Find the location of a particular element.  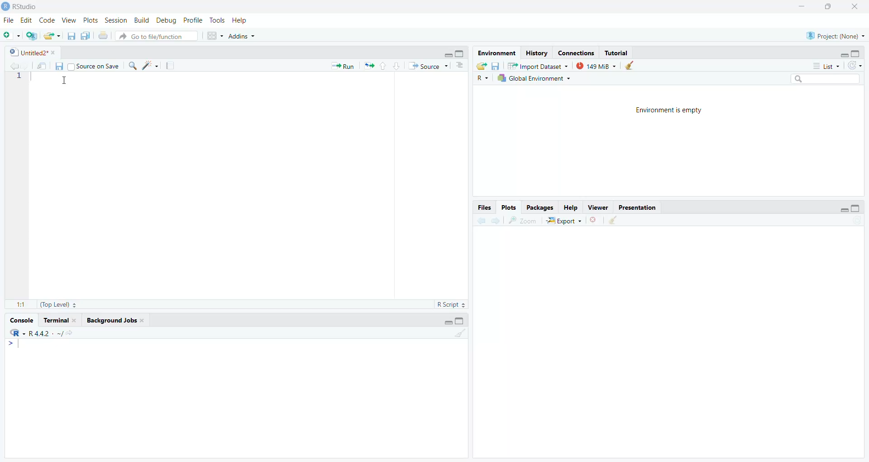

Go to next section/chunk (Ctrl + pgDn) is located at coordinates (397, 65).